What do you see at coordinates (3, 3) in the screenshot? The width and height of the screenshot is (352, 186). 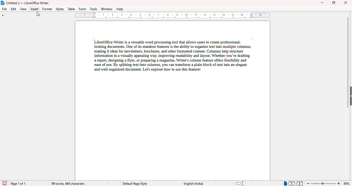 I see `LibreOffice logo` at bounding box center [3, 3].